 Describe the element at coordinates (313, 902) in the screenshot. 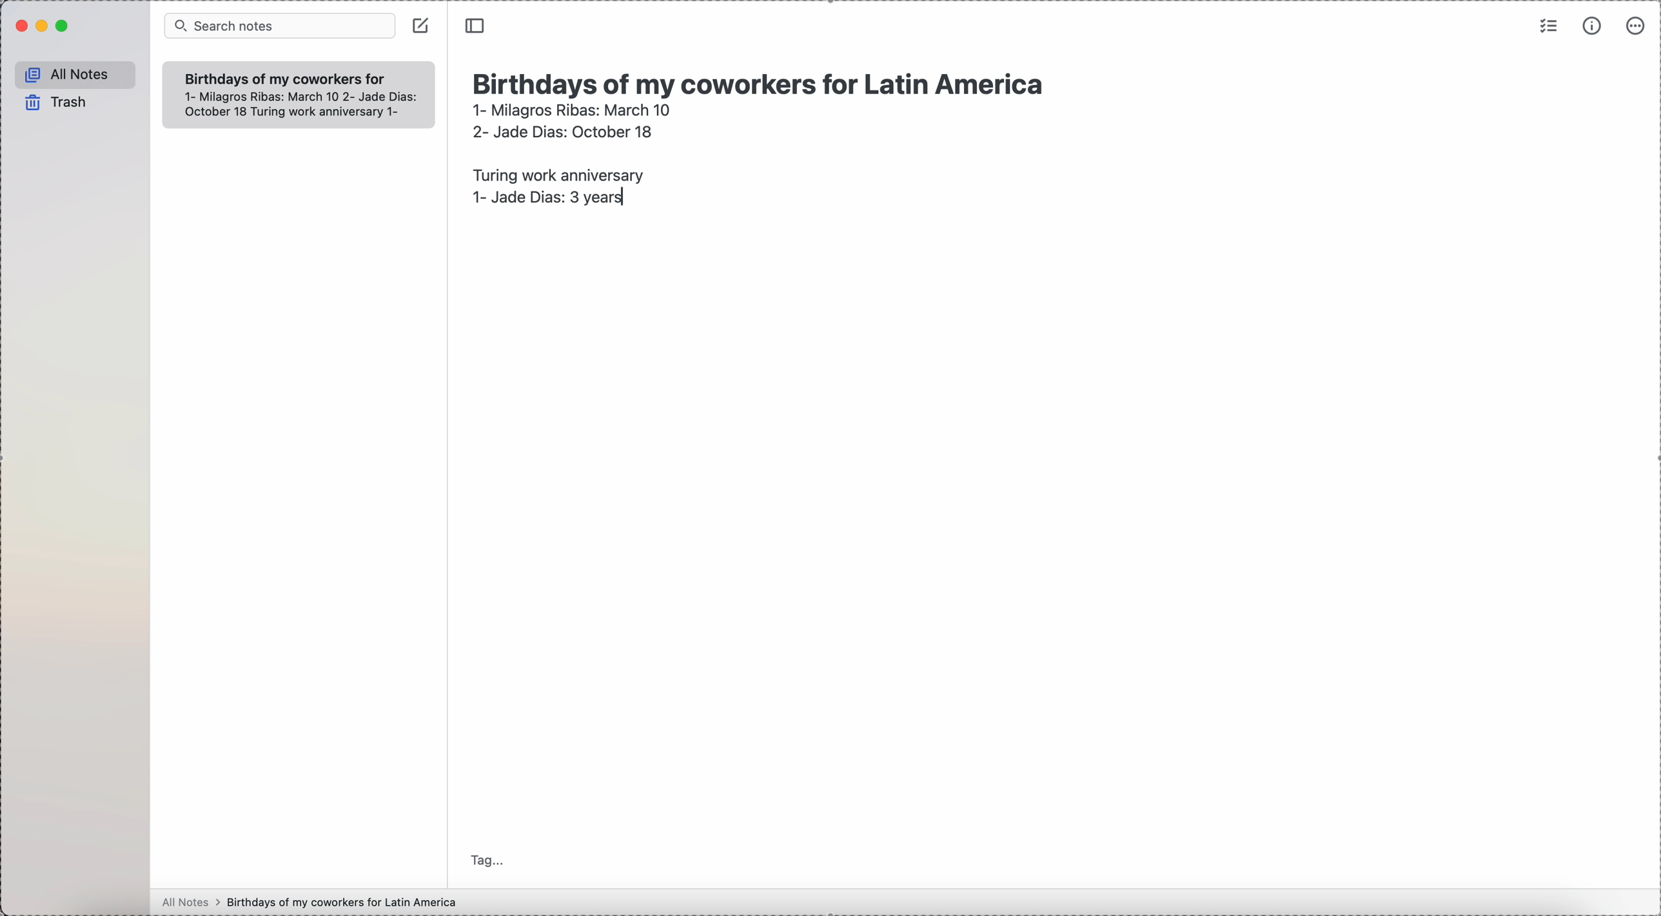

I see `all notes > birthdays of my coworkers for Latin America` at that location.